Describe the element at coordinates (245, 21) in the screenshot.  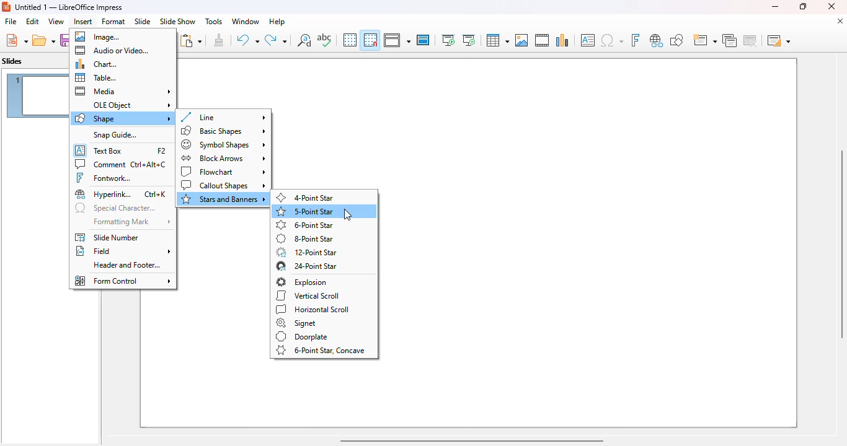
I see `window` at that location.